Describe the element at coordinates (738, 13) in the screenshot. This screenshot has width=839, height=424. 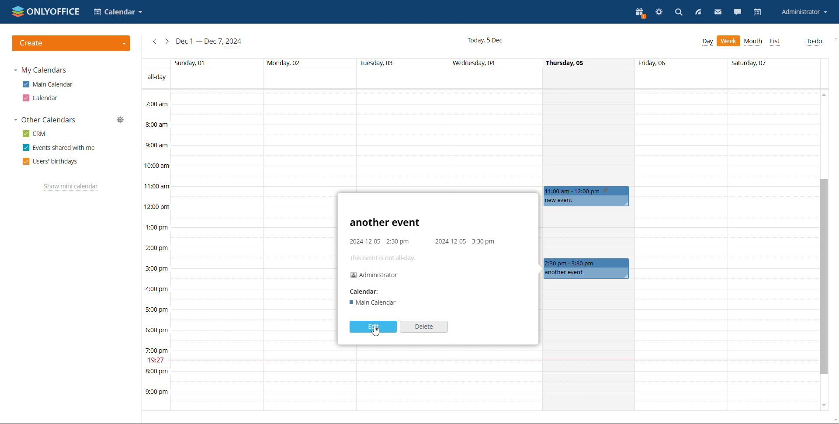
I see `chat` at that location.